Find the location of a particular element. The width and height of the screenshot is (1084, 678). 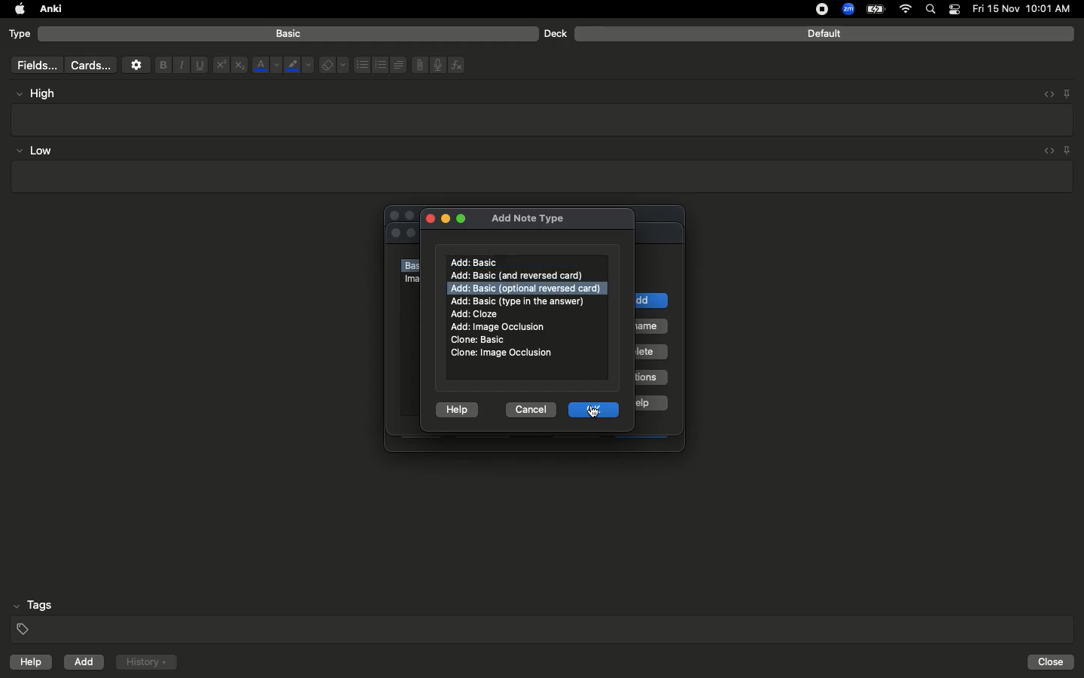

Basic is located at coordinates (289, 34).